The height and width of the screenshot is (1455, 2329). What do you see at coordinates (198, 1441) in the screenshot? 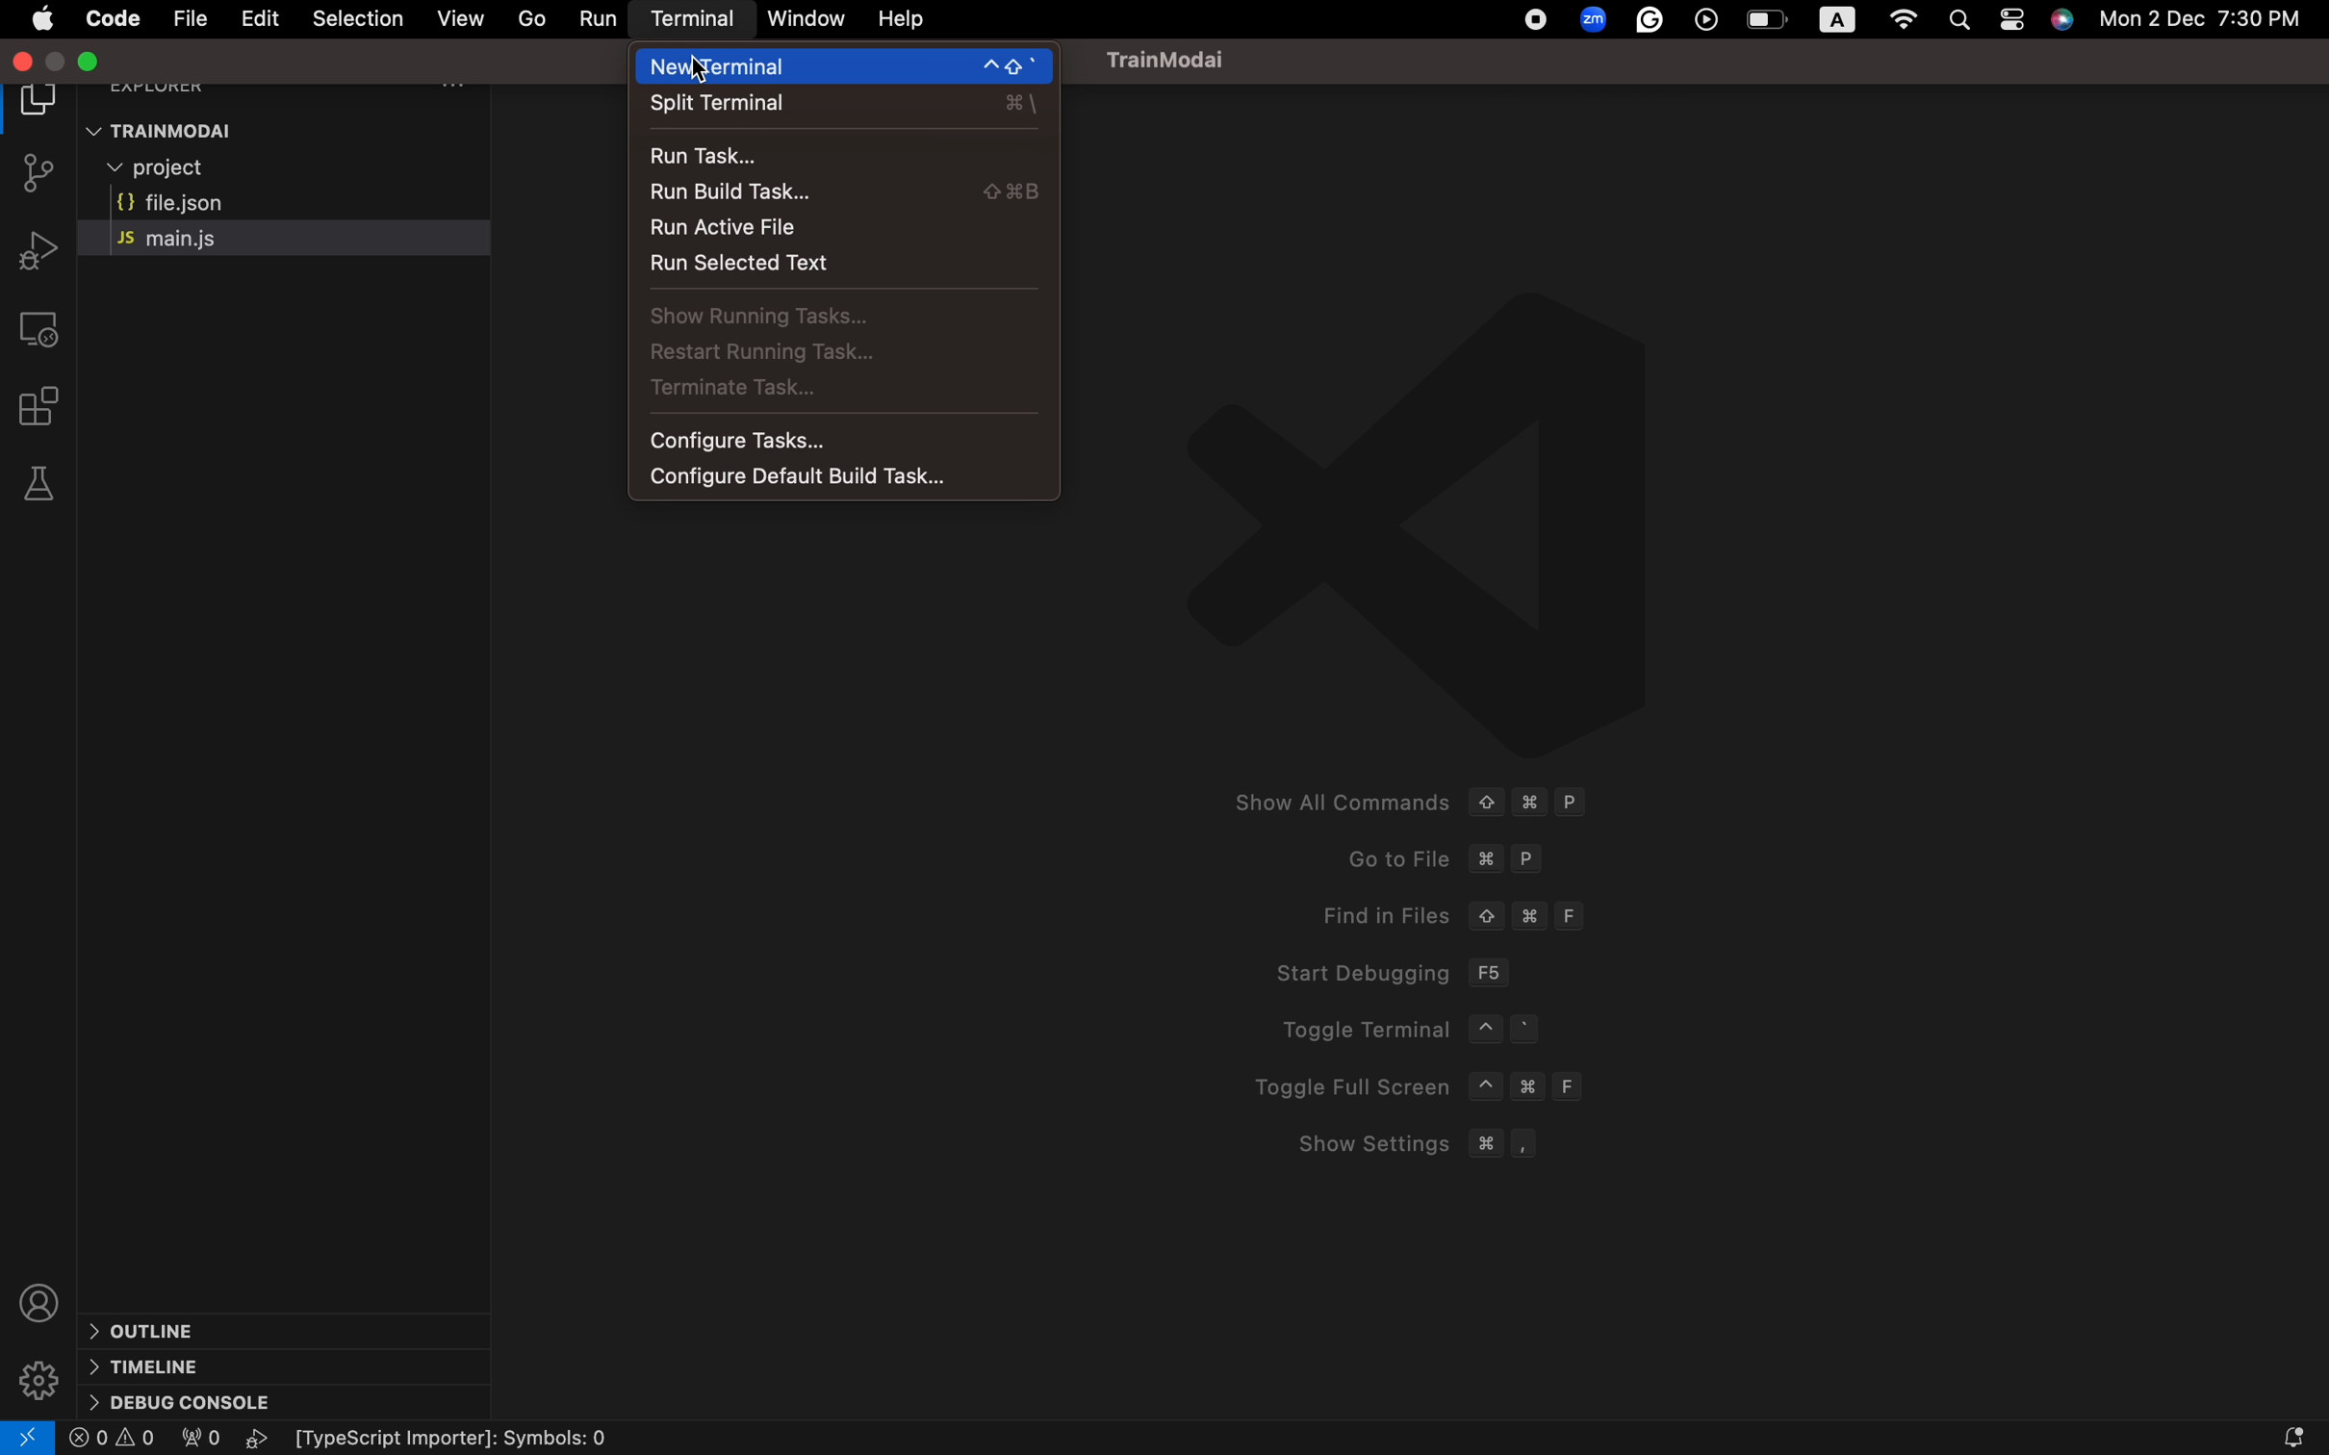
I see `Flg` at bounding box center [198, 1441].